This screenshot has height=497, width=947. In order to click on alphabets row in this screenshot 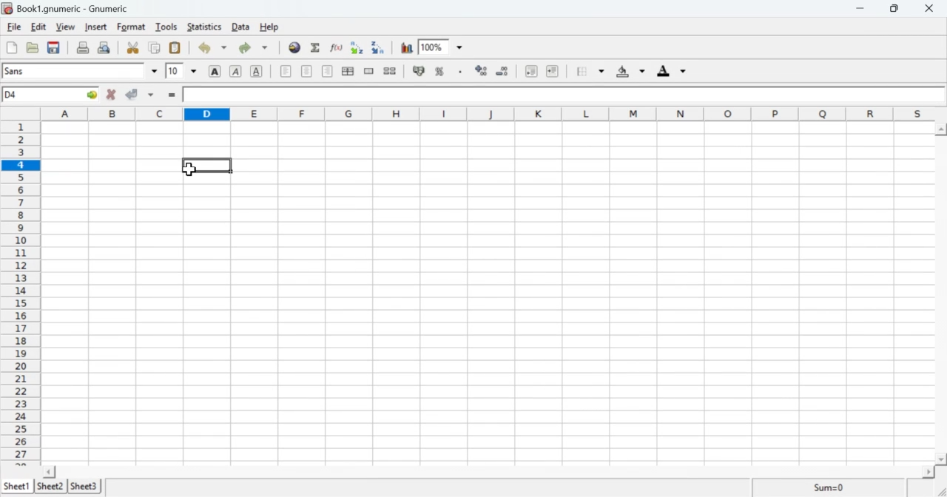, I will do `click(485, 113)`.